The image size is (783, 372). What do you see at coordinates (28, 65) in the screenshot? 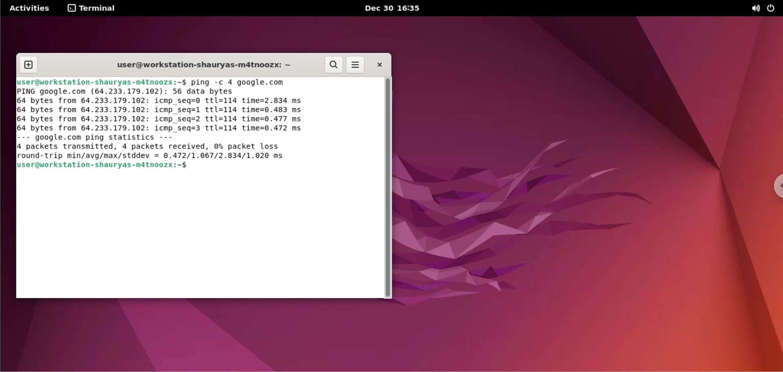
I see `new tab` at bounding box center [28, 65].